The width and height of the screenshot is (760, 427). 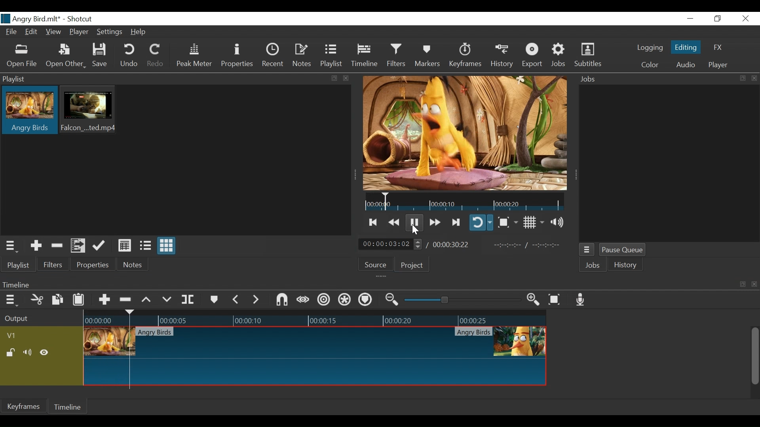 What do you see at coordinates (31, 321) in the screenshot?
I see `Output` at bounding box center [31, 321].